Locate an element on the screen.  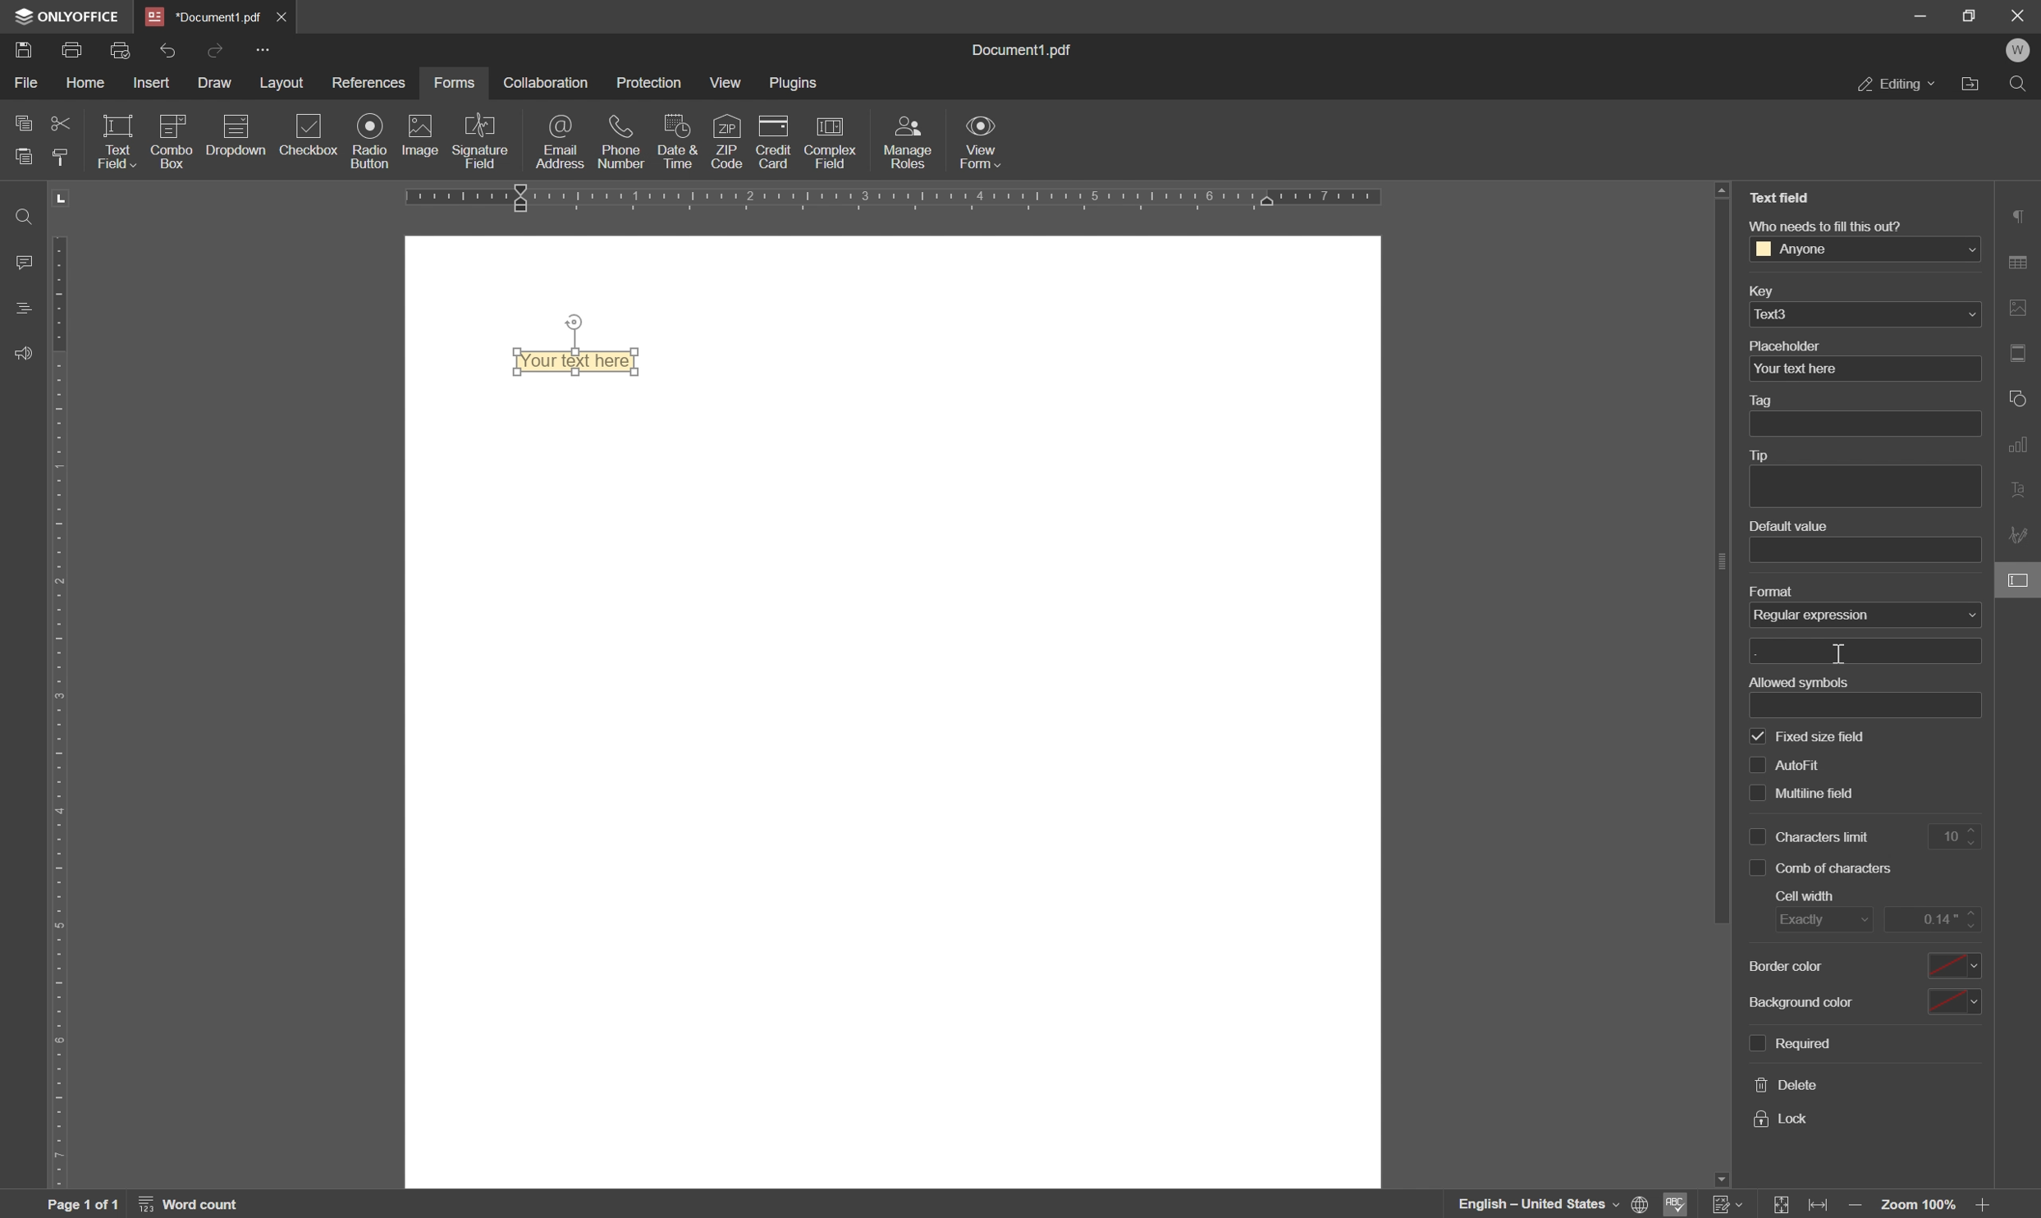
spell checking is located at coordinates (1680, 1205).